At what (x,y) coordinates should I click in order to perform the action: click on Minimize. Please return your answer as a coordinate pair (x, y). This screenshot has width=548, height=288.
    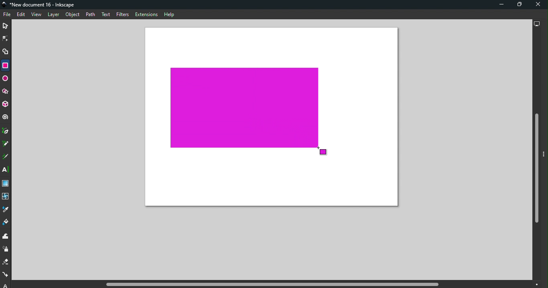
    Looking at the image, I should click on (500, 4).